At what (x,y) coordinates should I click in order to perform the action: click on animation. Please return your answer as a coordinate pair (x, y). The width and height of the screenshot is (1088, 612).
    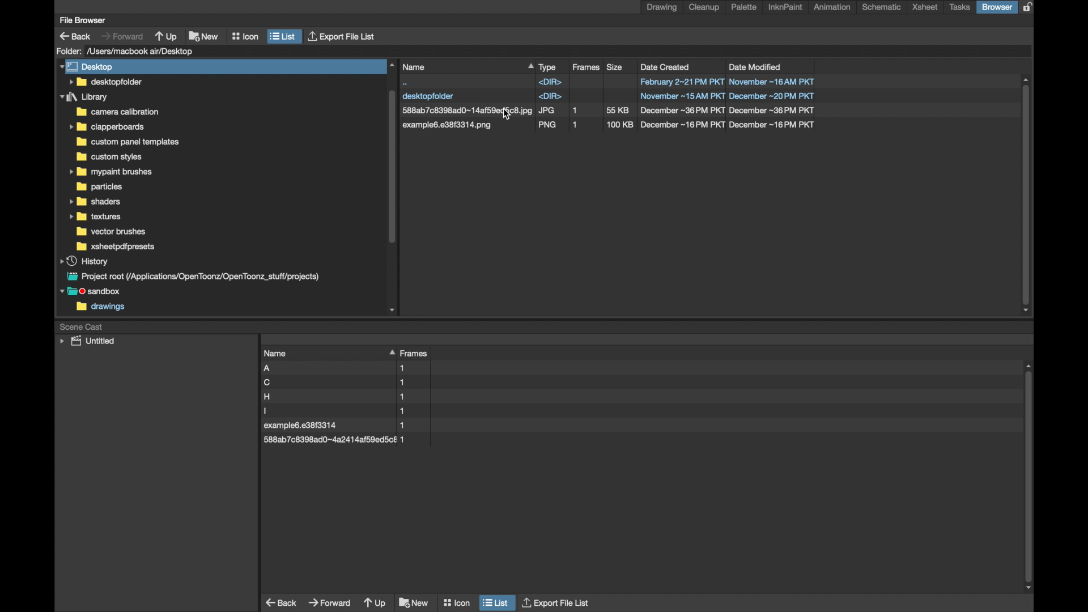
    Looking at the image, I should click on (833, 7).